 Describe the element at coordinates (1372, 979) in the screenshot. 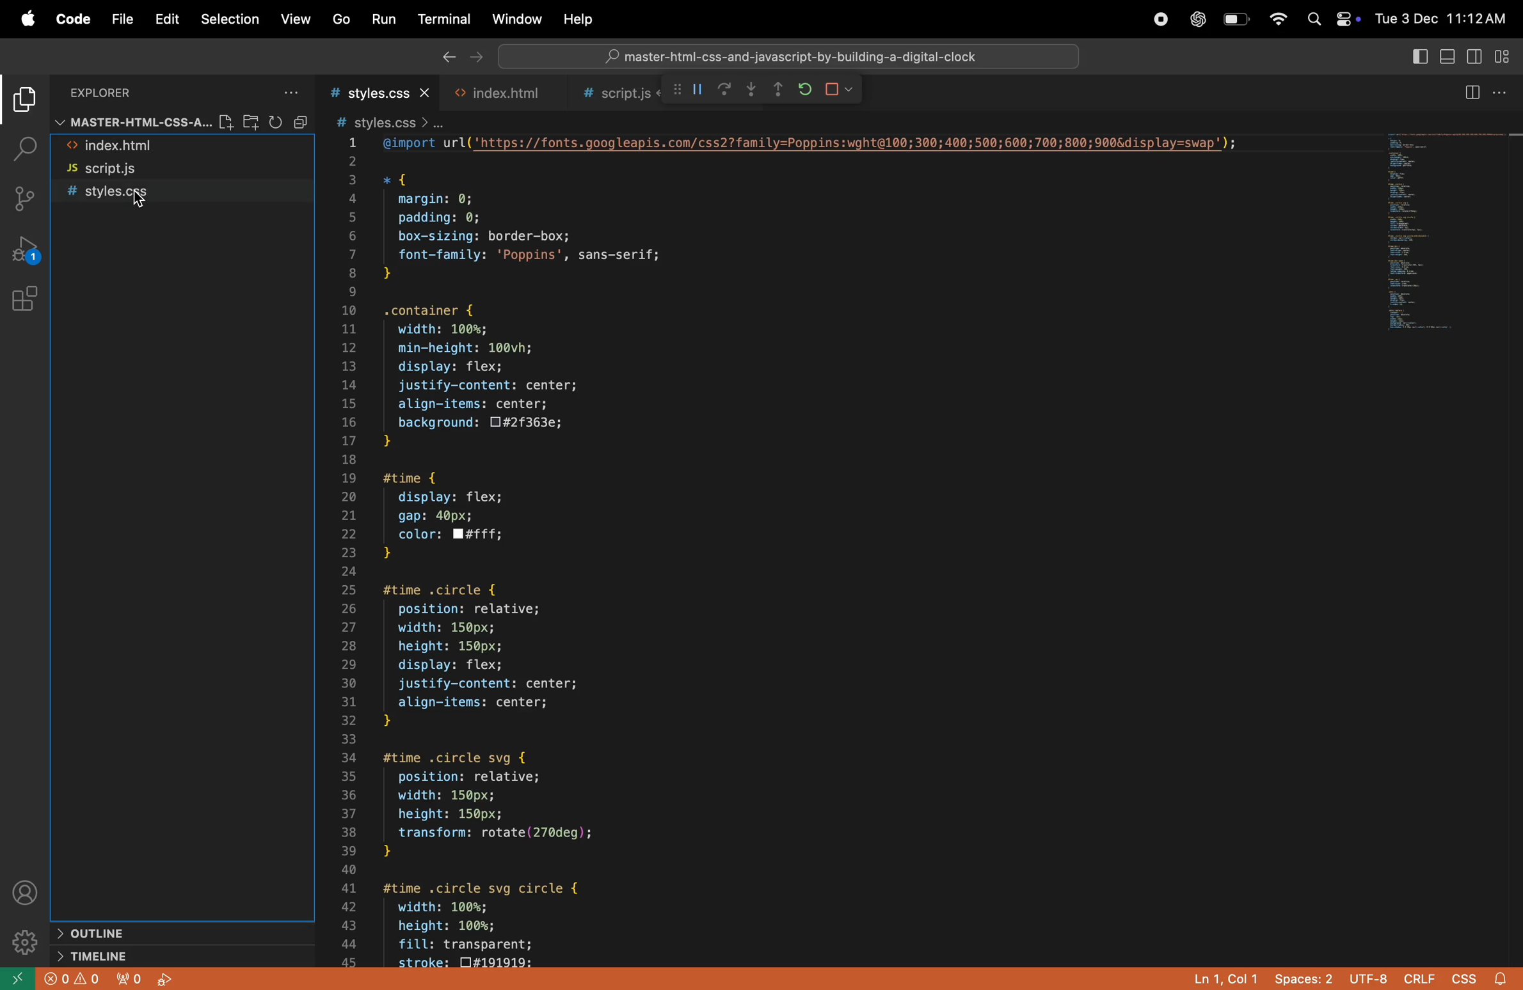

I see `utf 8` at that location.